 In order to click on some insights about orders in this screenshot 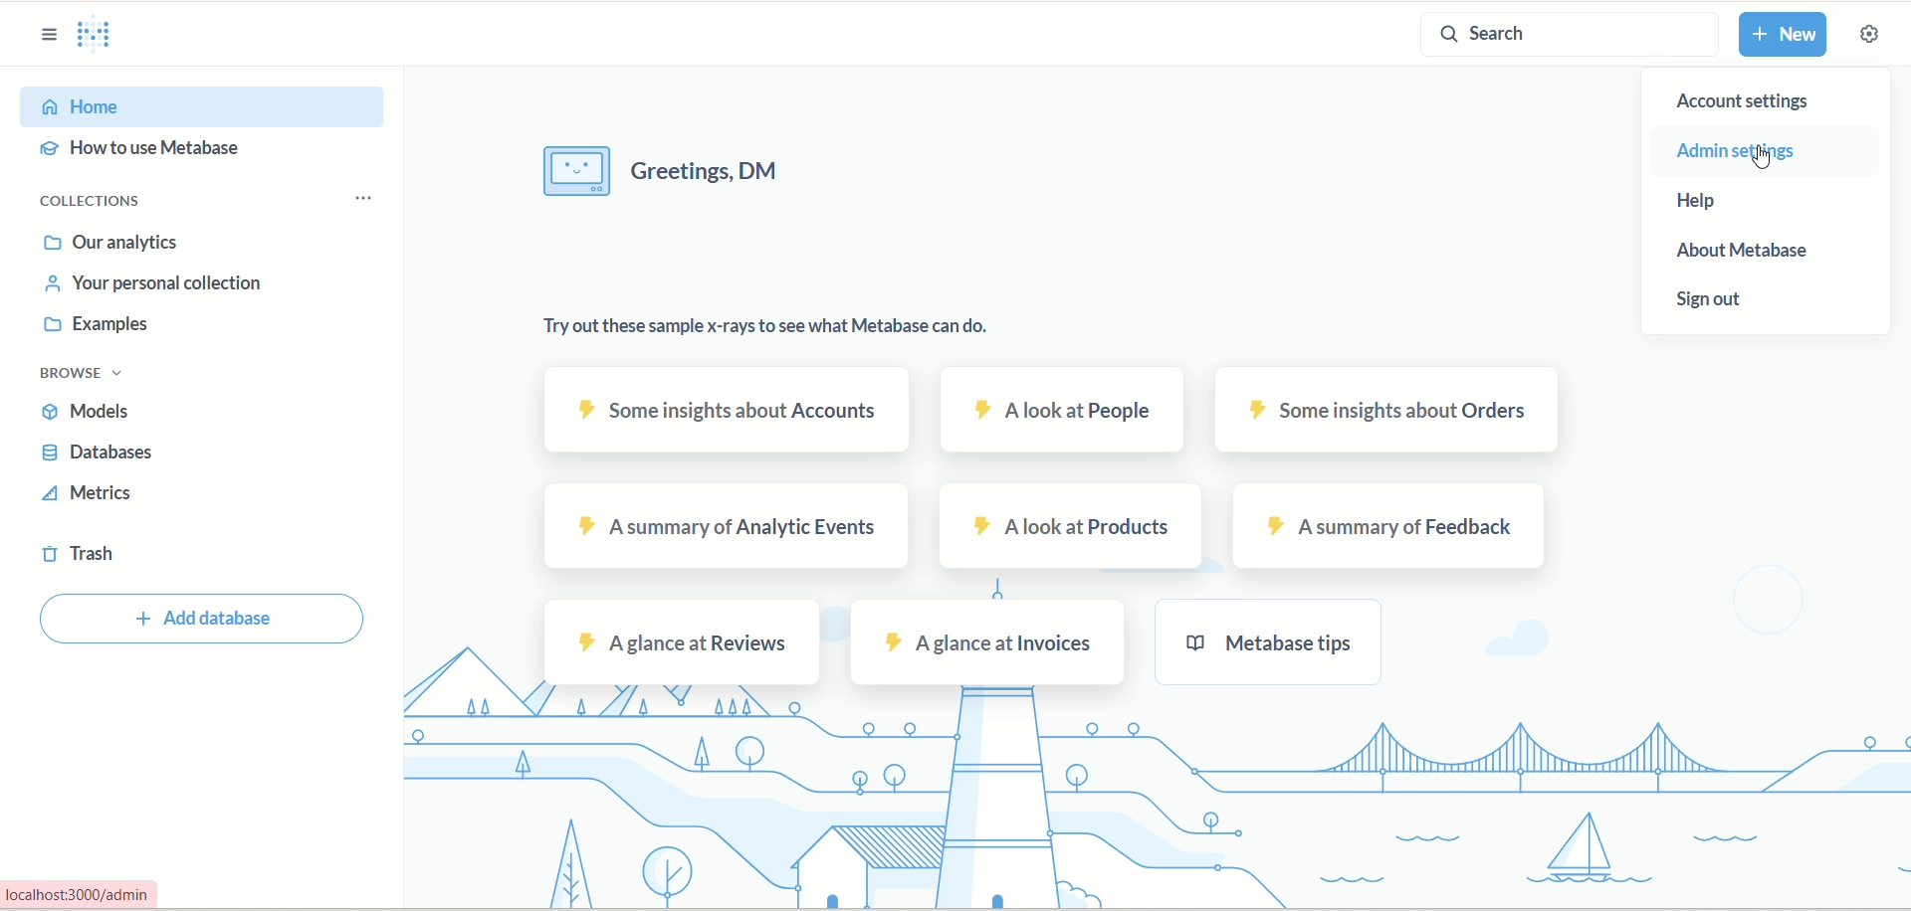, I will do `click(1392, 410)`.